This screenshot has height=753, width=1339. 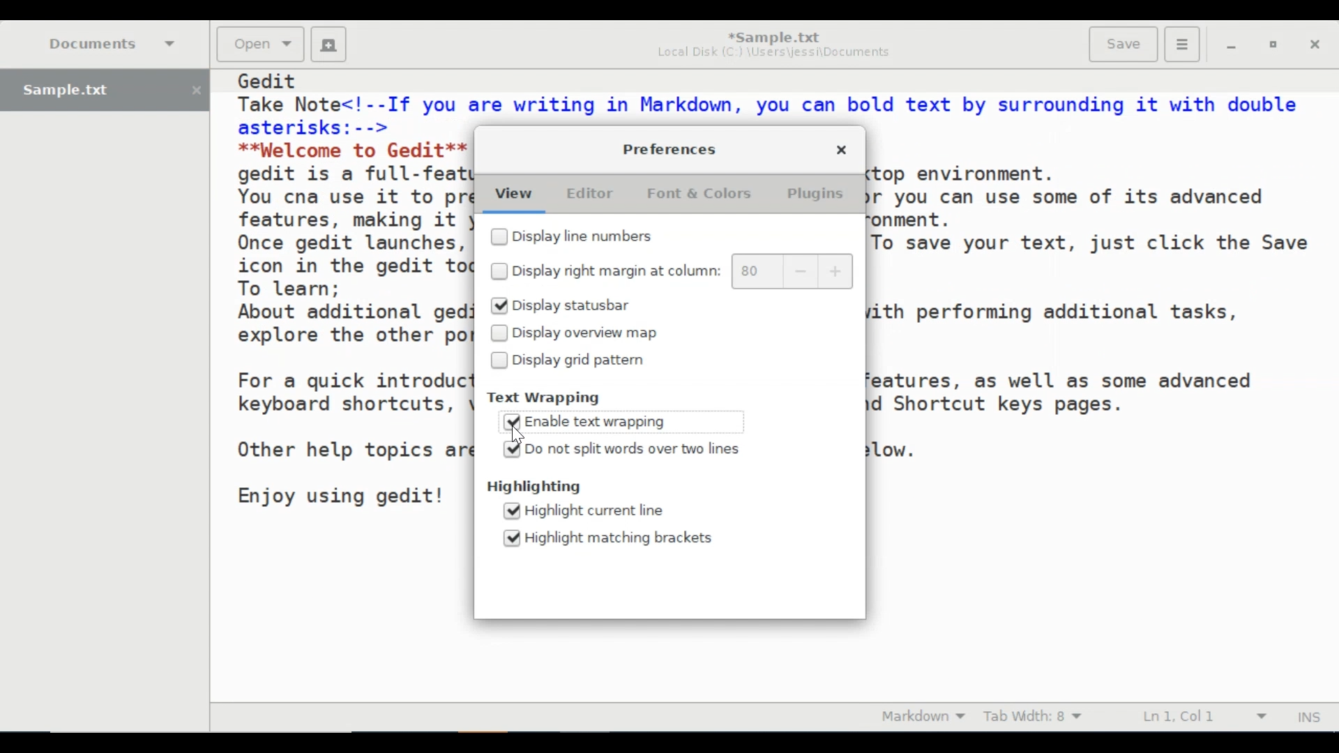 I want to click on Application menu, so click(x=1182, y=43).